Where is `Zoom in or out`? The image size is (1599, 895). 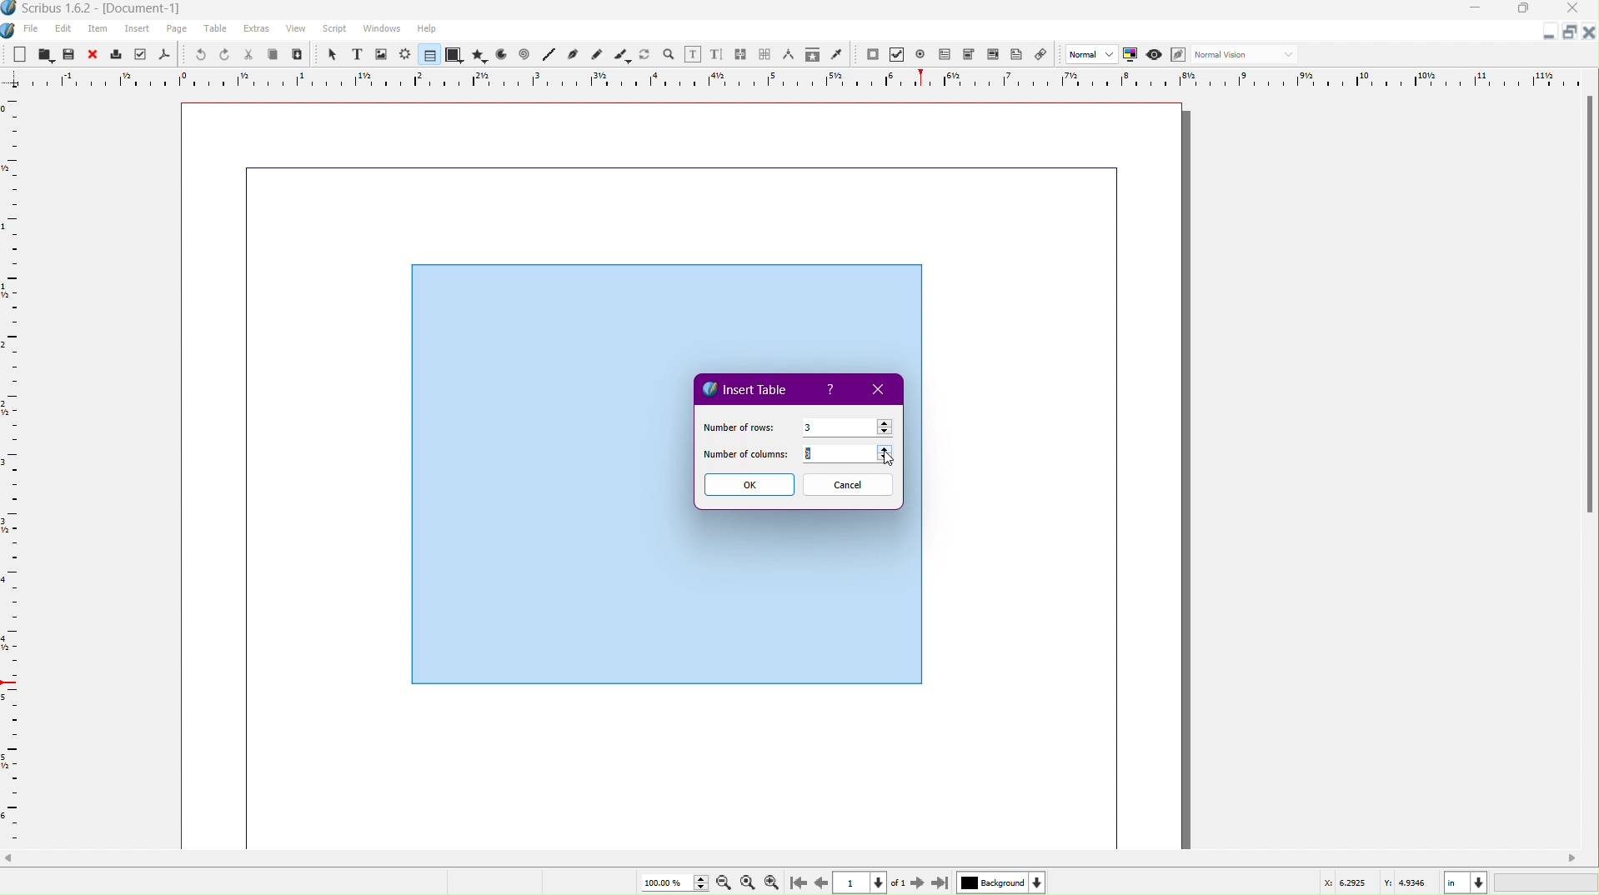
Zoom in or out is located at coordinates (669, 53).